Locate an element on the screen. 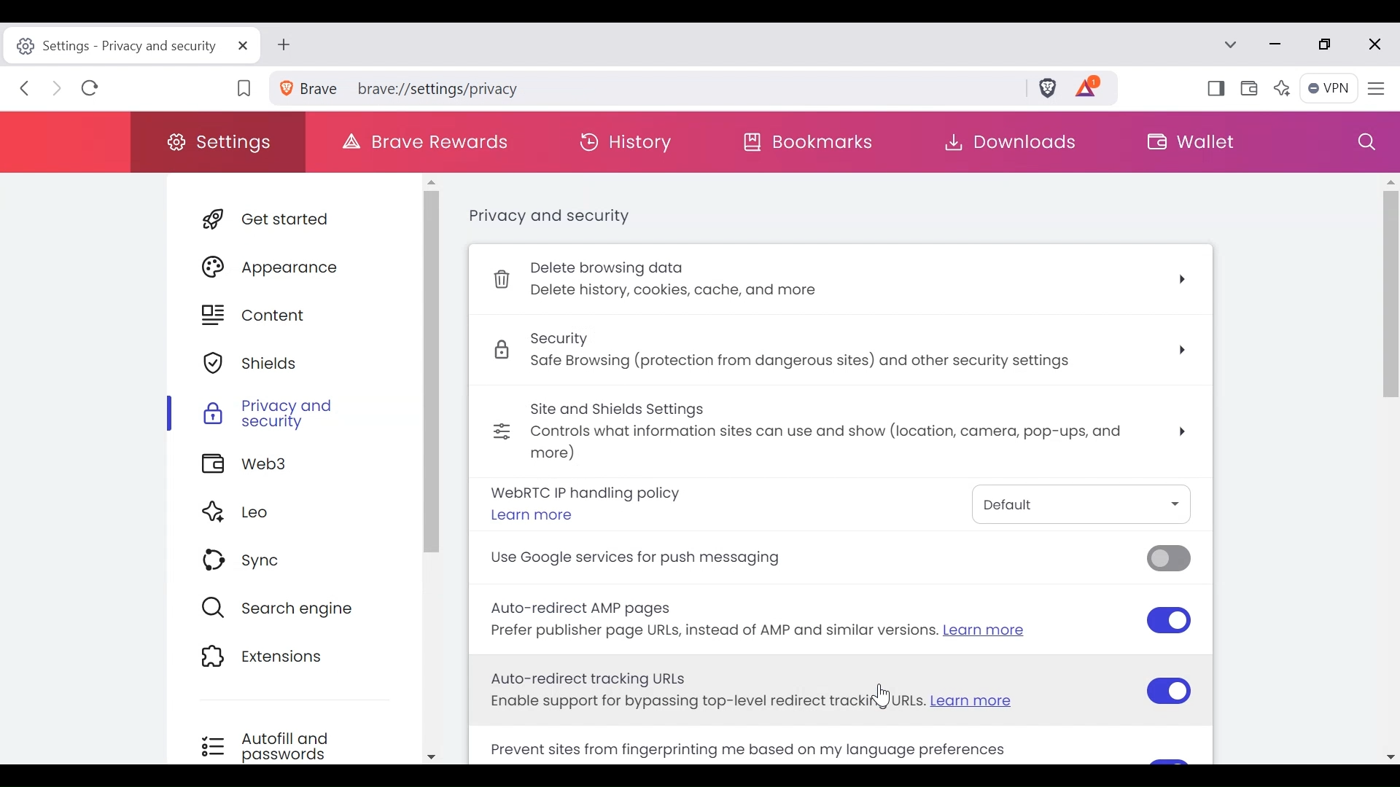 This screenshot has width=1400, height=787. Brave Rewards is located at coordinates (427, 139).